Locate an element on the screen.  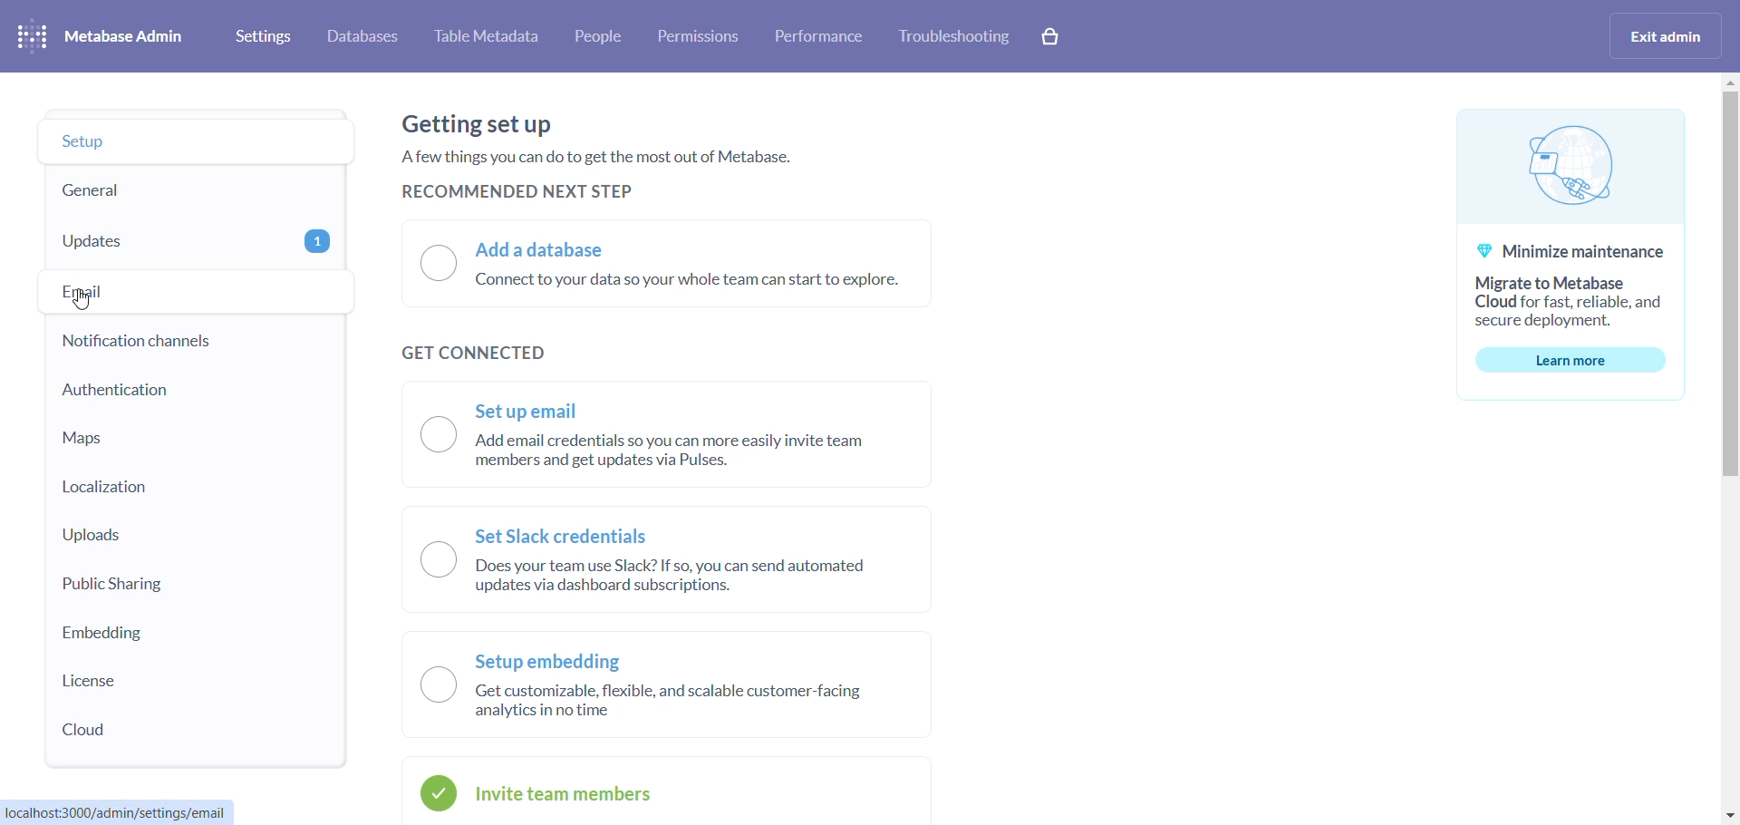
learn more button is located at coordinates (1575, 361).